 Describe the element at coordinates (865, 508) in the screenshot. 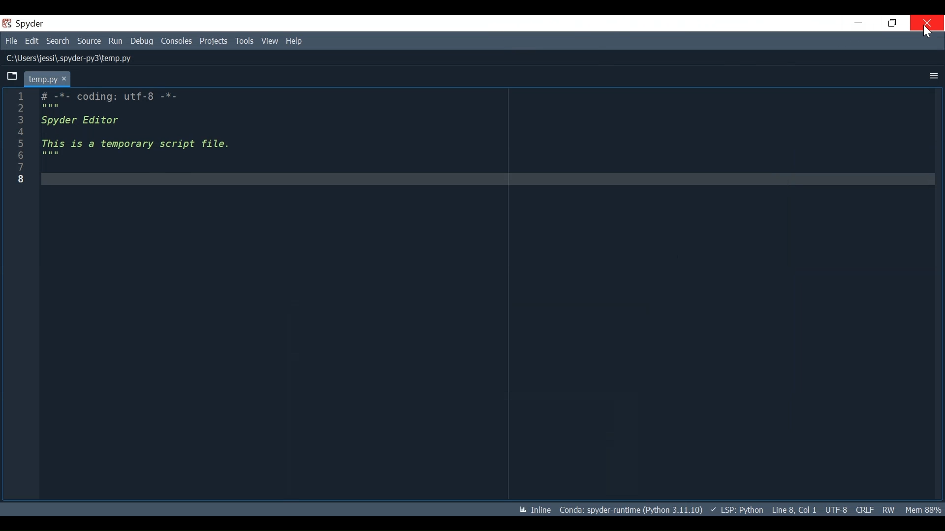

I see `CRLF` at that location.